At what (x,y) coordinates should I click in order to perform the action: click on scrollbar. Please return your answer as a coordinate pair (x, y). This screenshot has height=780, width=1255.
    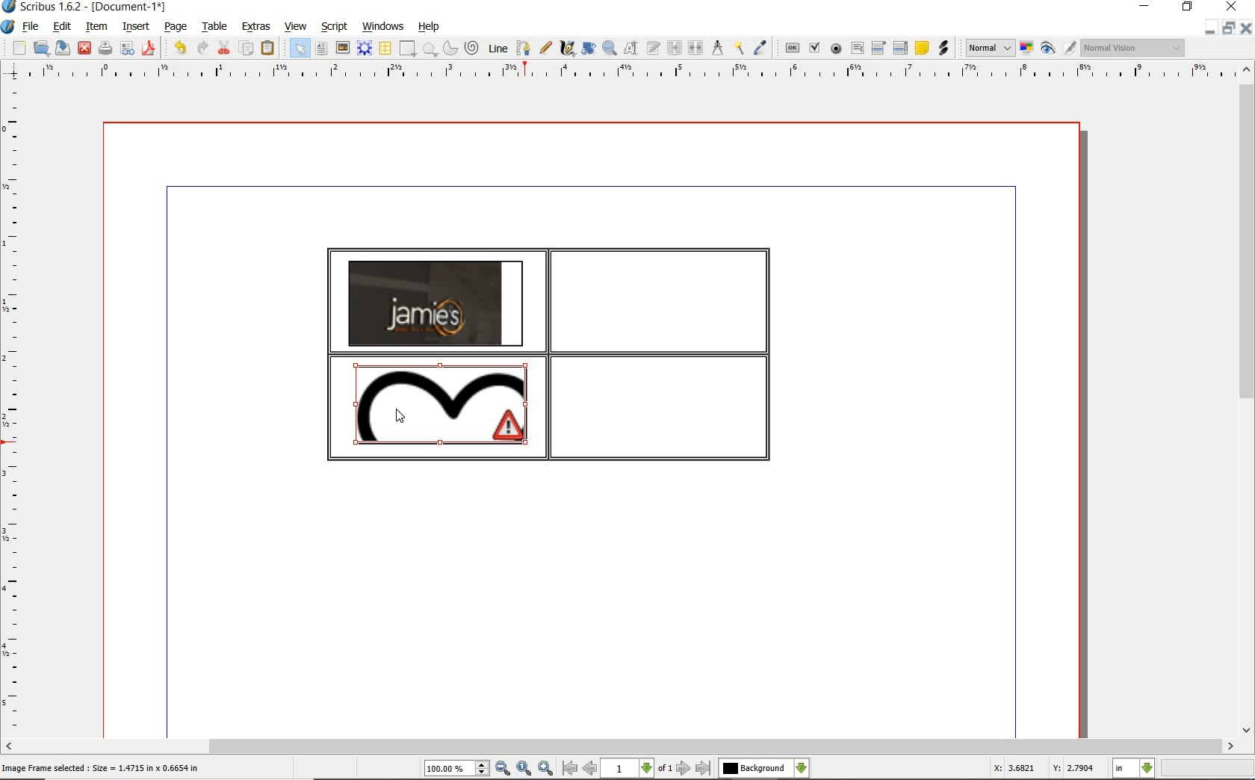
    Looking at the image, I should click on (619, 746).